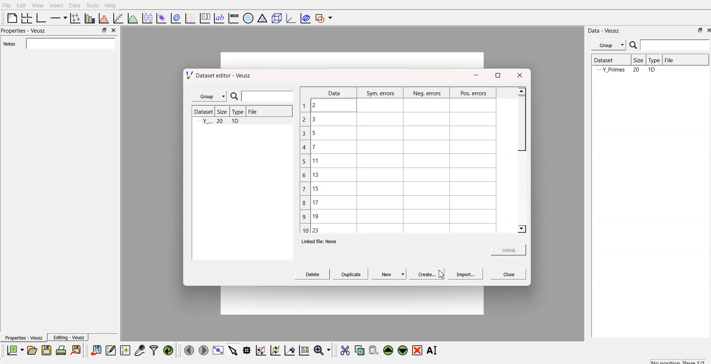  What do you see at coordinates (139, 350) in the screenshot?
I see `capture a dataset` at bounding box center [139, 350].